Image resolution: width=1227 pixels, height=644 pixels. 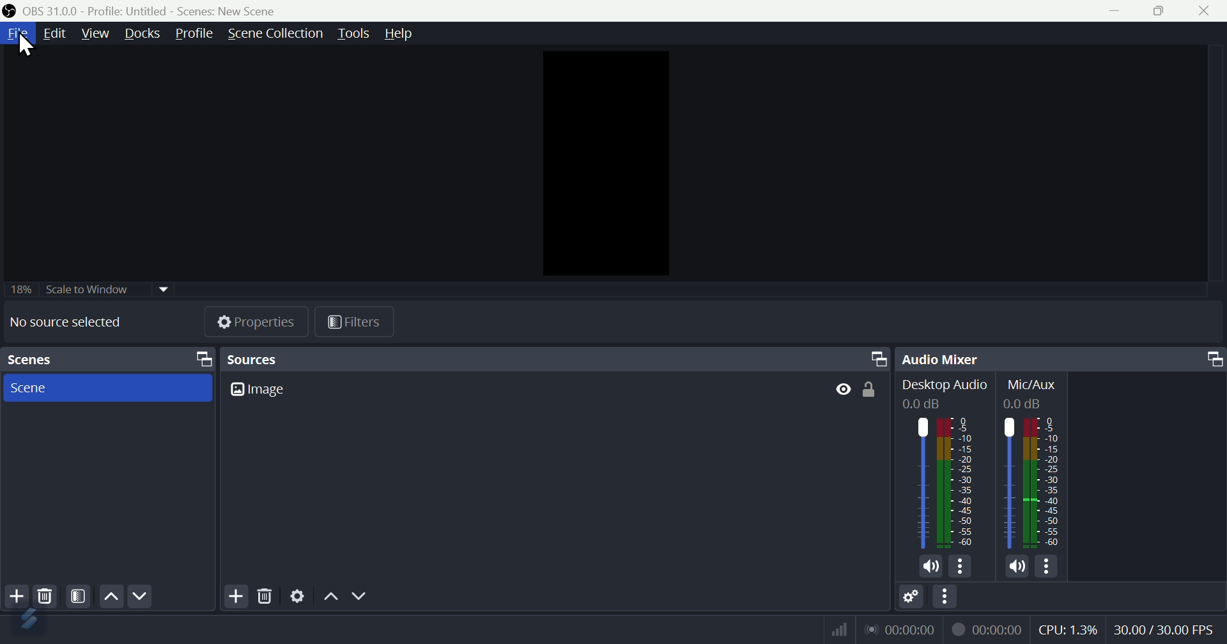 What do you see at coordinates (93, 34) in the screenshot?
I see `View` at bounding box center [93, 34].